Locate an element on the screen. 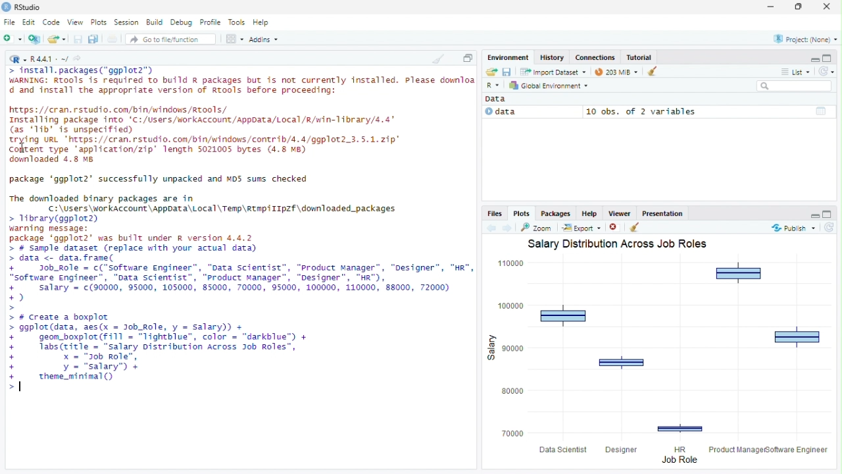 The width and height of the screenshot is (842, 474). Tools is located at coordinates (237, 22).